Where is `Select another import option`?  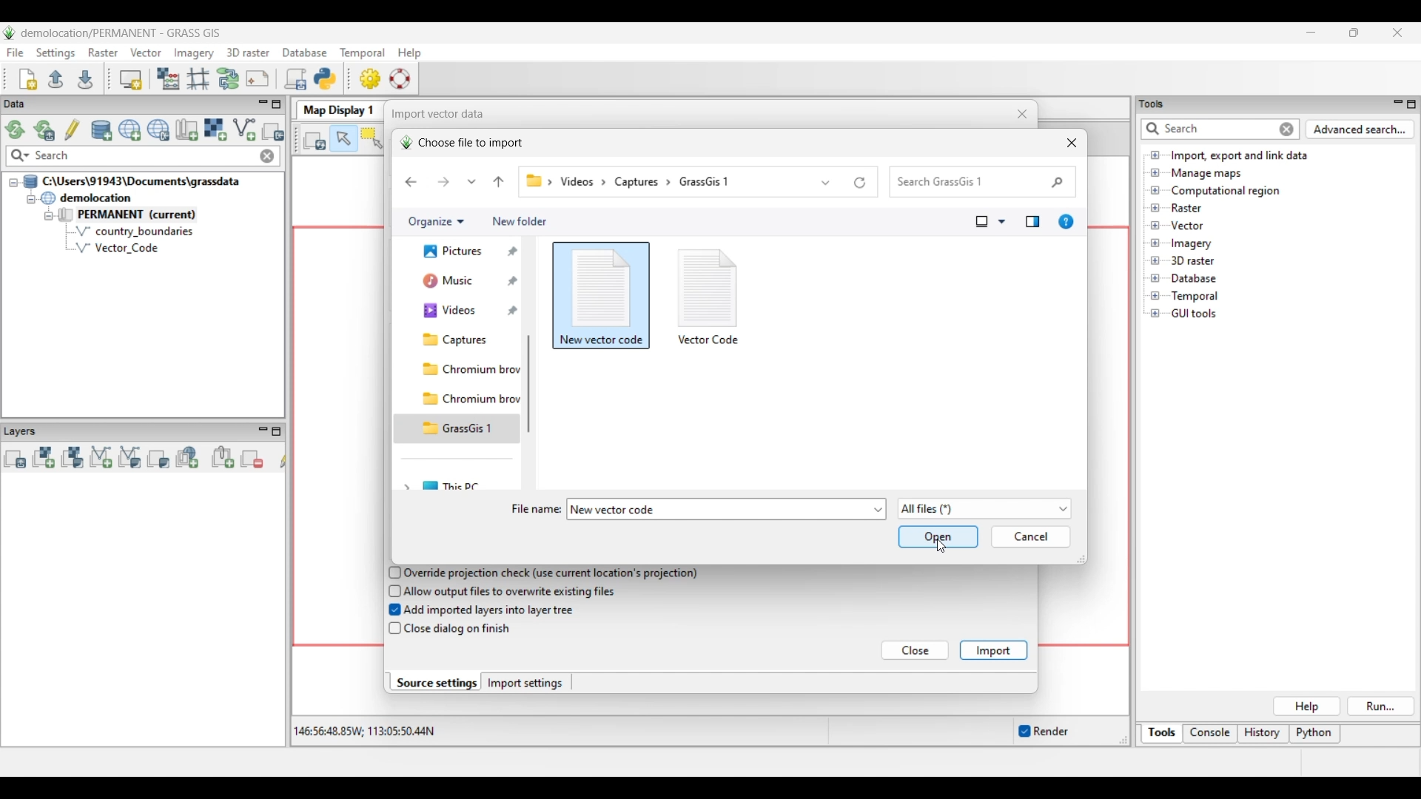
Select another import option is located at coordinates (272, 131).